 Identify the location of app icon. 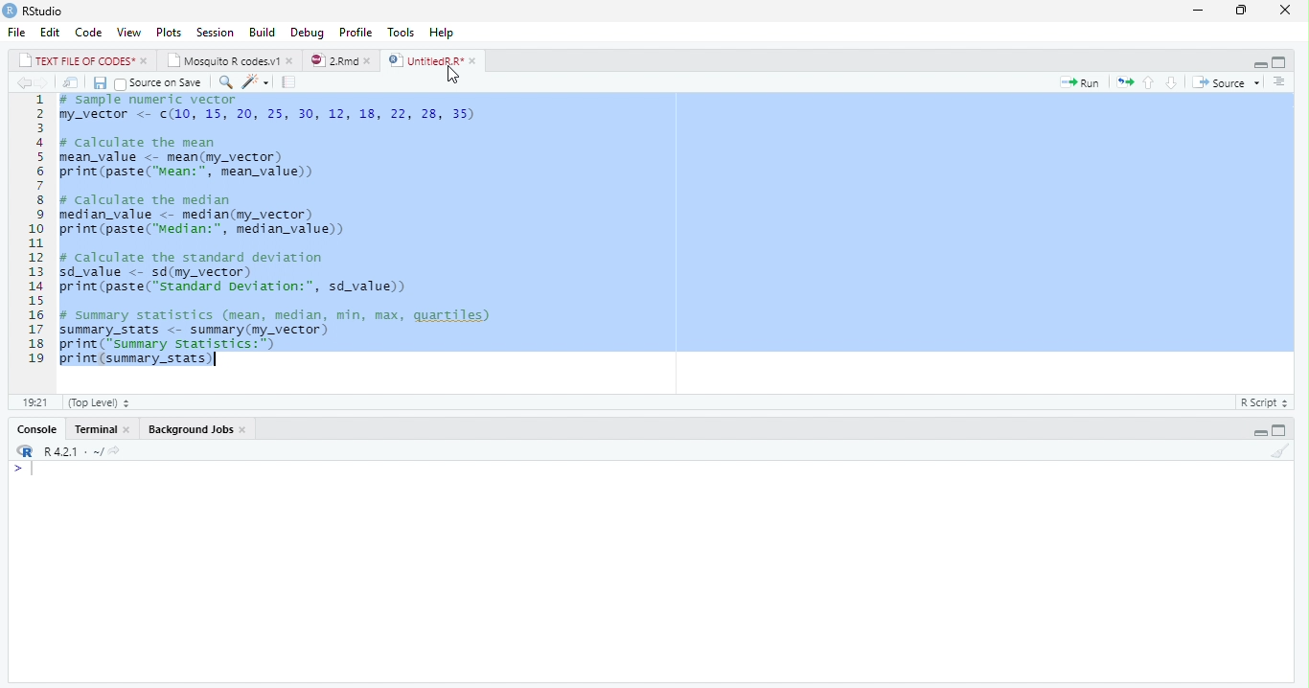
(10, 10).